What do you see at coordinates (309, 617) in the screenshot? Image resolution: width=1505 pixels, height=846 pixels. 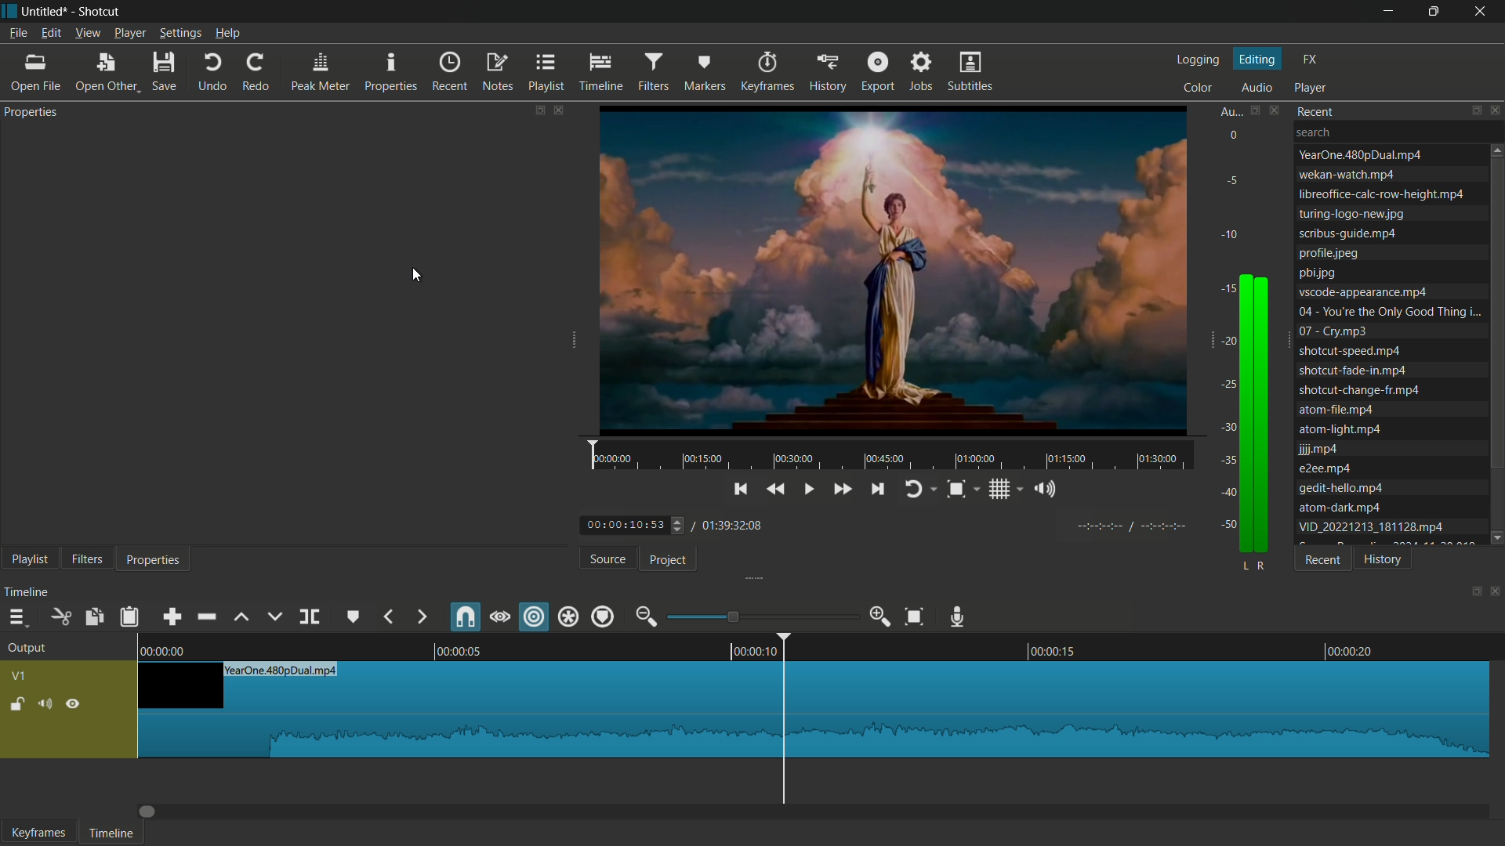 I see `split at playhead` at bounding box center [309, 617].